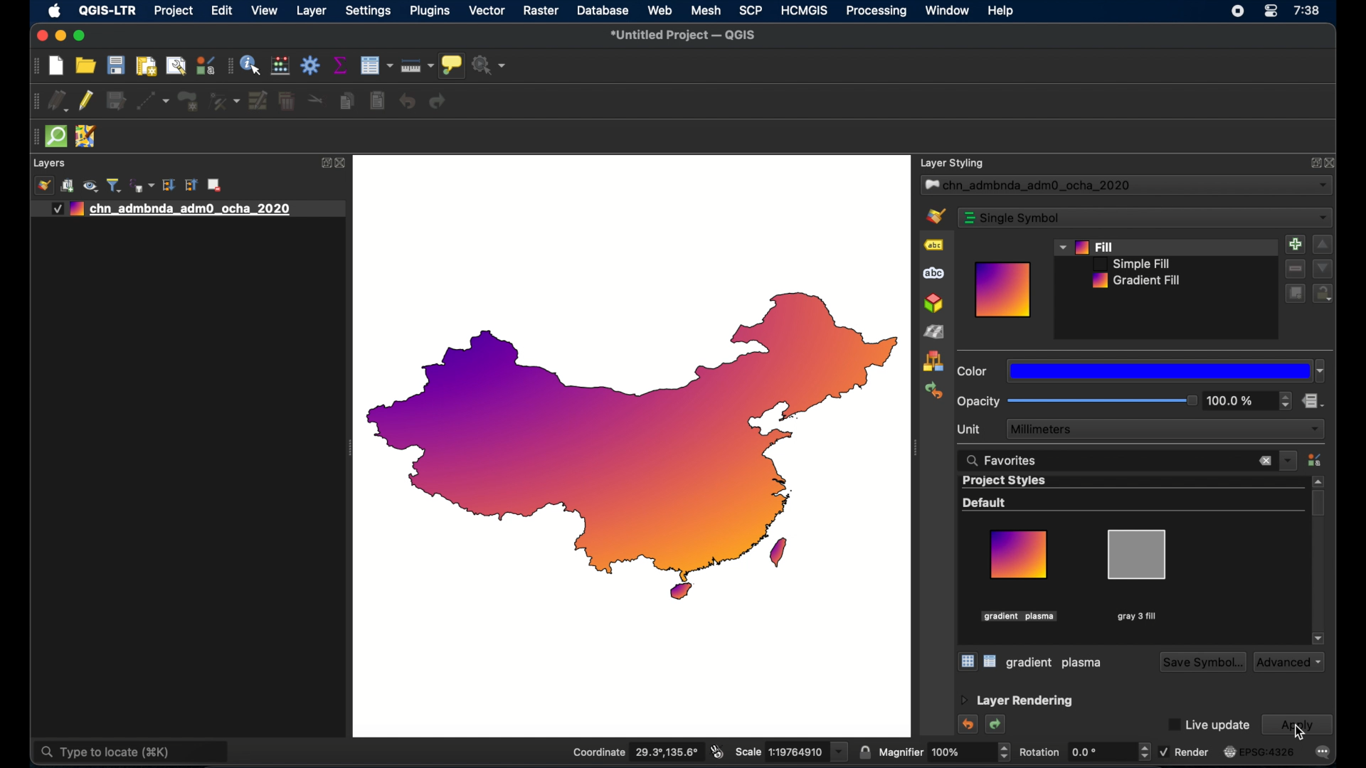 This screenshot has height=768, width=1366. Describe the element at coordinates (142, 186) in the screenshot. I see `filter legend by expression` at that location.